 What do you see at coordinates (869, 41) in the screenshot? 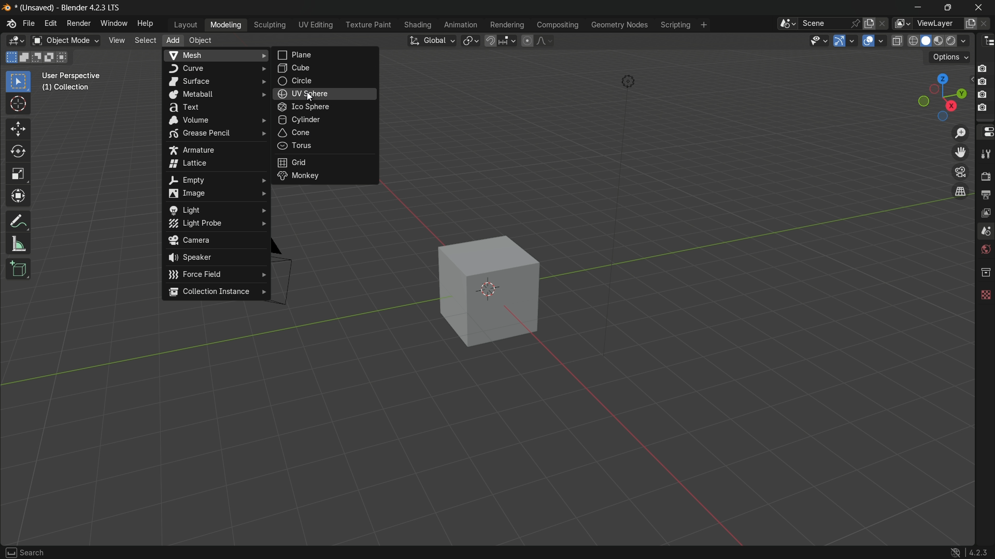
I see `show overlay` at bounding box center [869, 41].